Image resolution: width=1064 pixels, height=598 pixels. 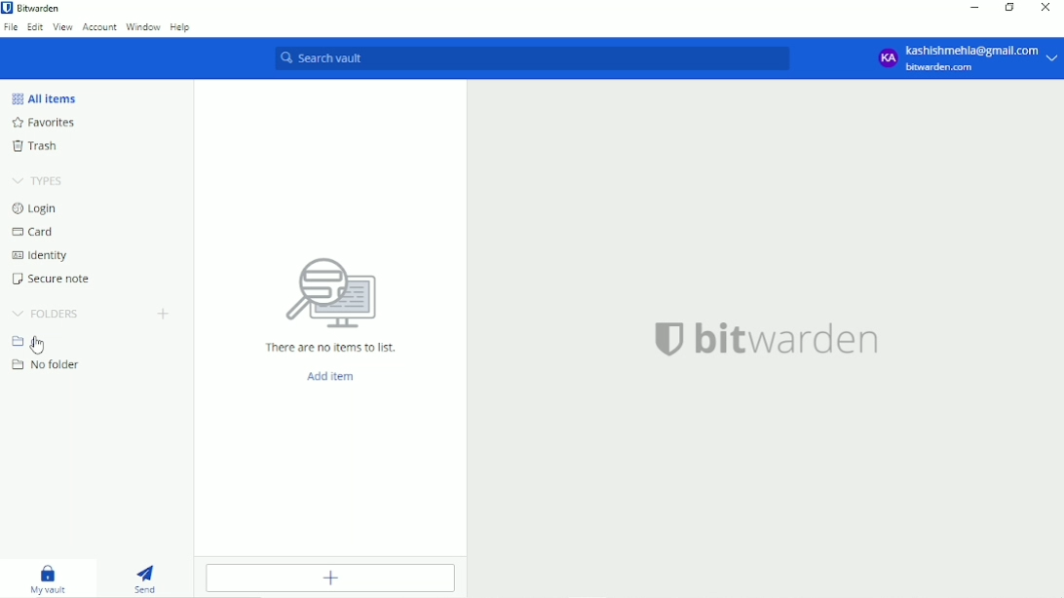 What do you see at coordinates (37, 181) in the screenshot?
I see `Types` at bounding box center [37, 181].